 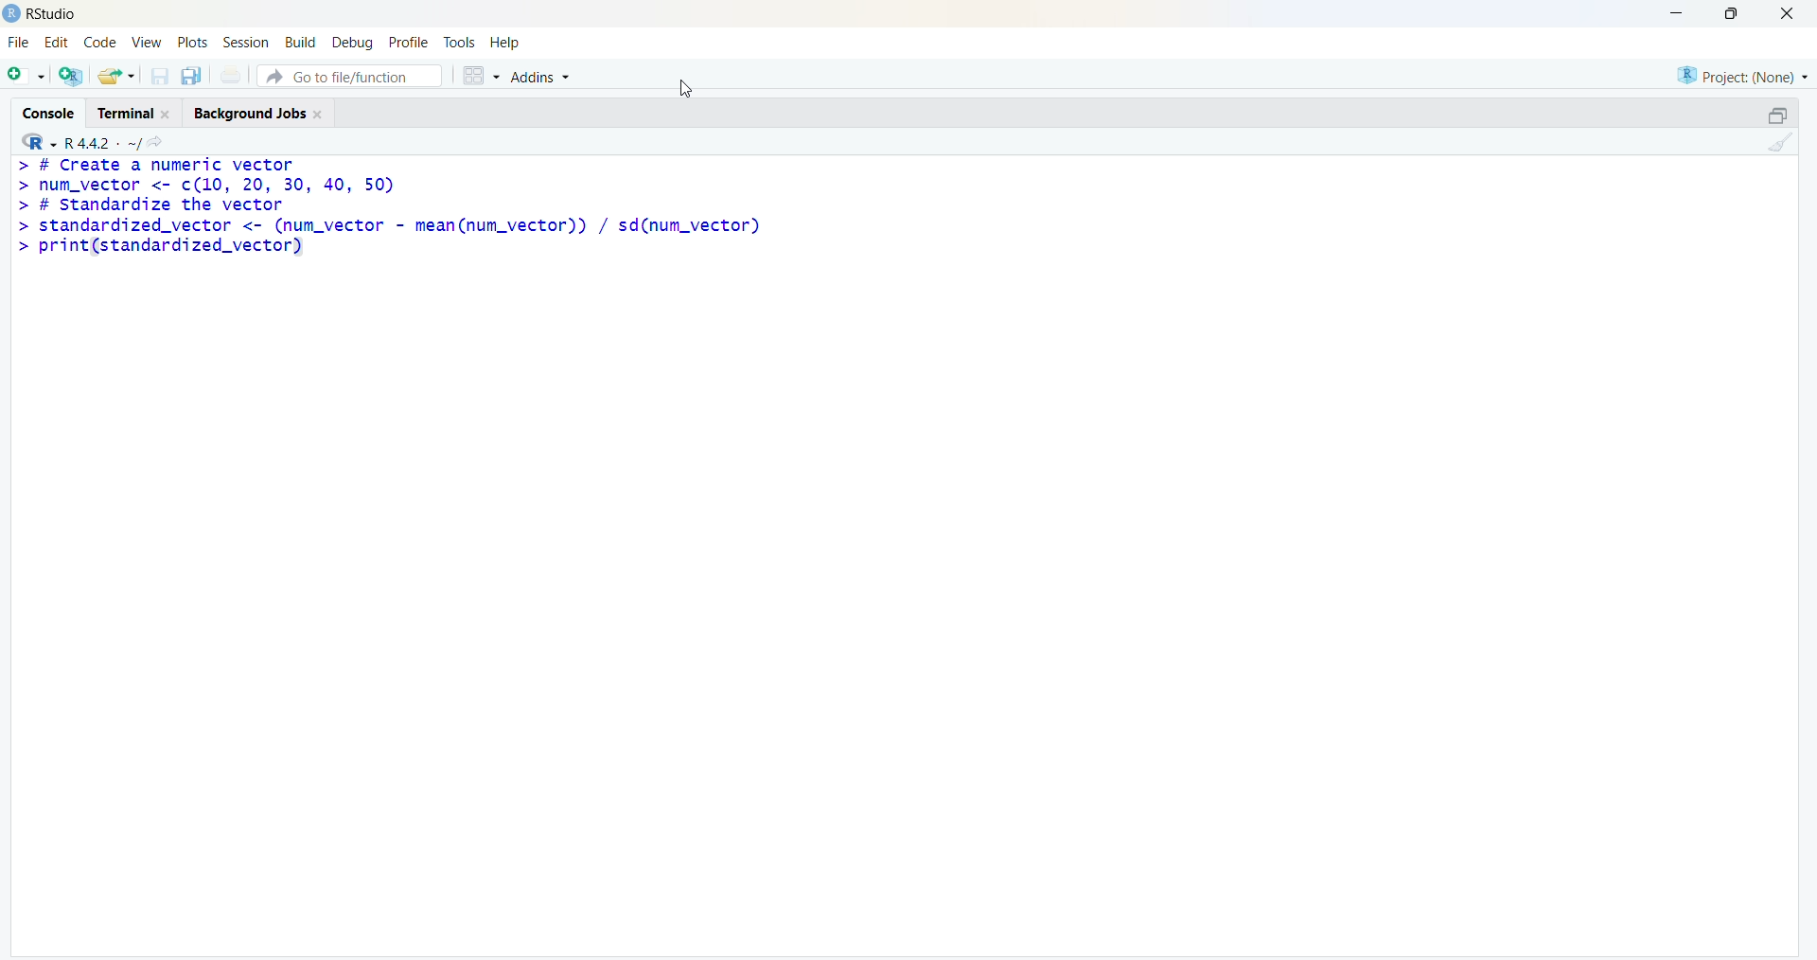 I want to click on console, so click(x=49, y=114).